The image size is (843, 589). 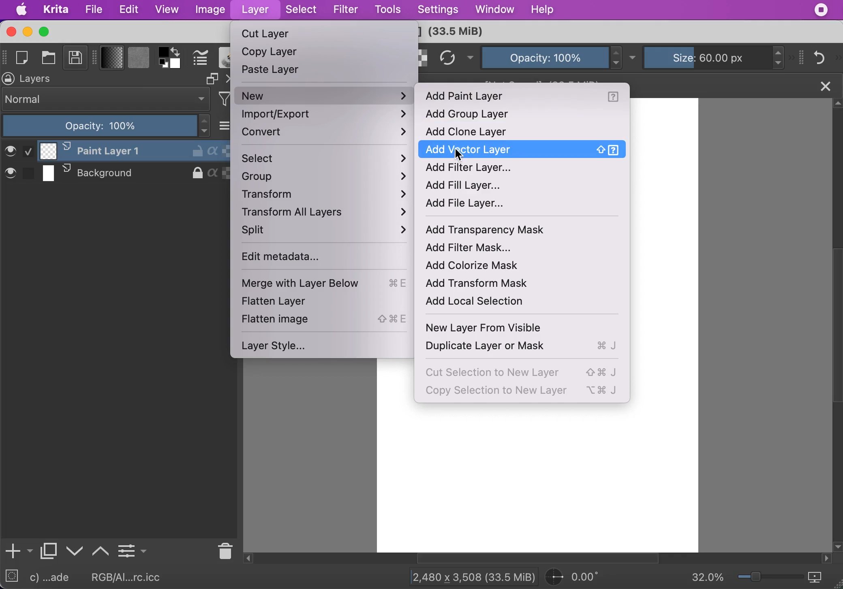 I want to click on map the display canvas size between pixel size or print size, so click(x=820, y=578).